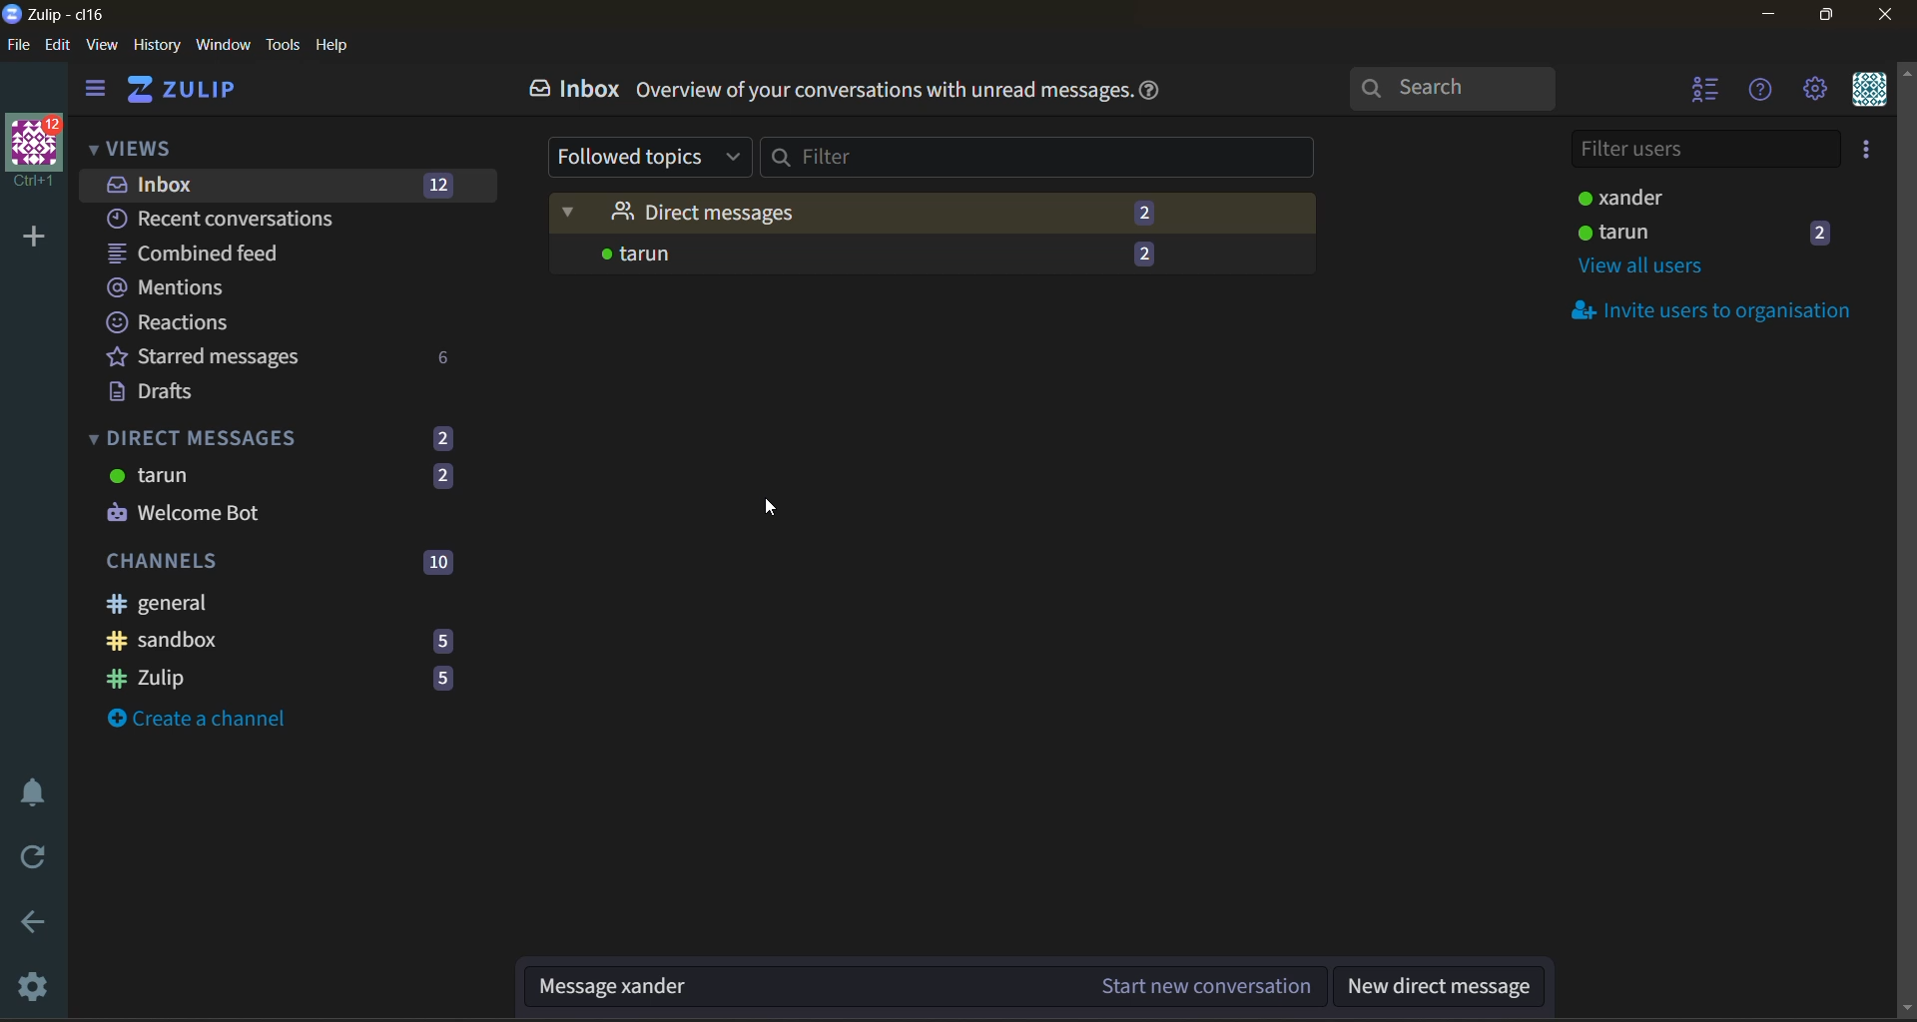 This screenshot has width=1917, height=1022. What do you see at coordinates (1830, 13) in the screenshot?
I see `maximize` at bounding box center [1830, 13].